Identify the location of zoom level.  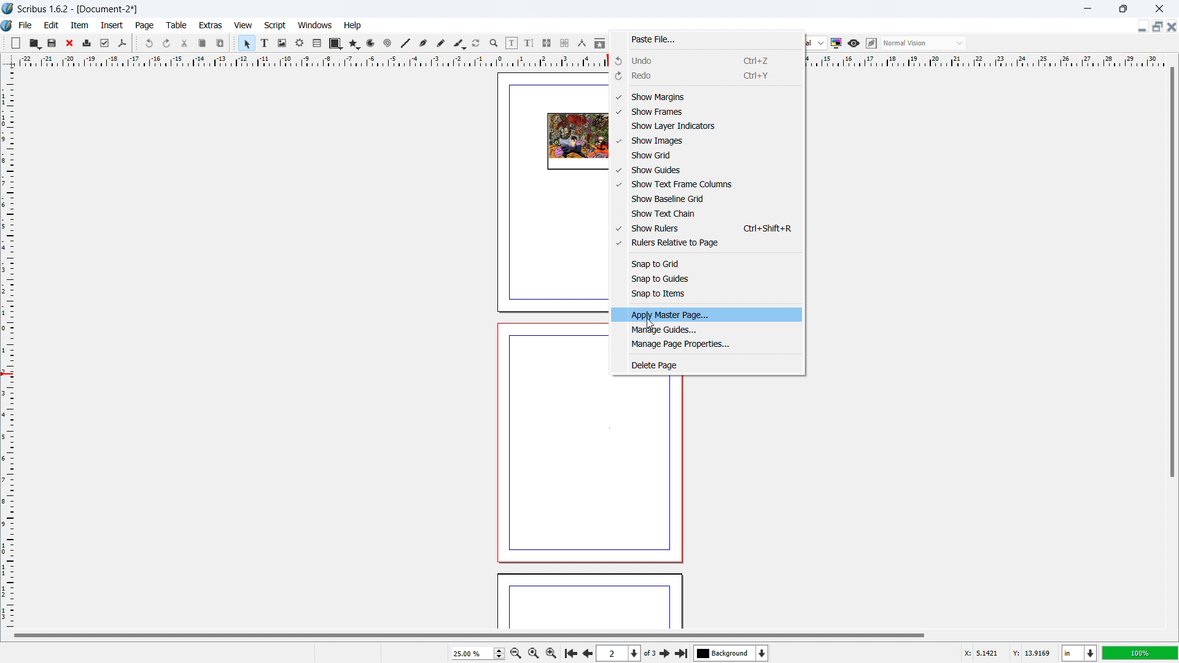
(1140, 653).